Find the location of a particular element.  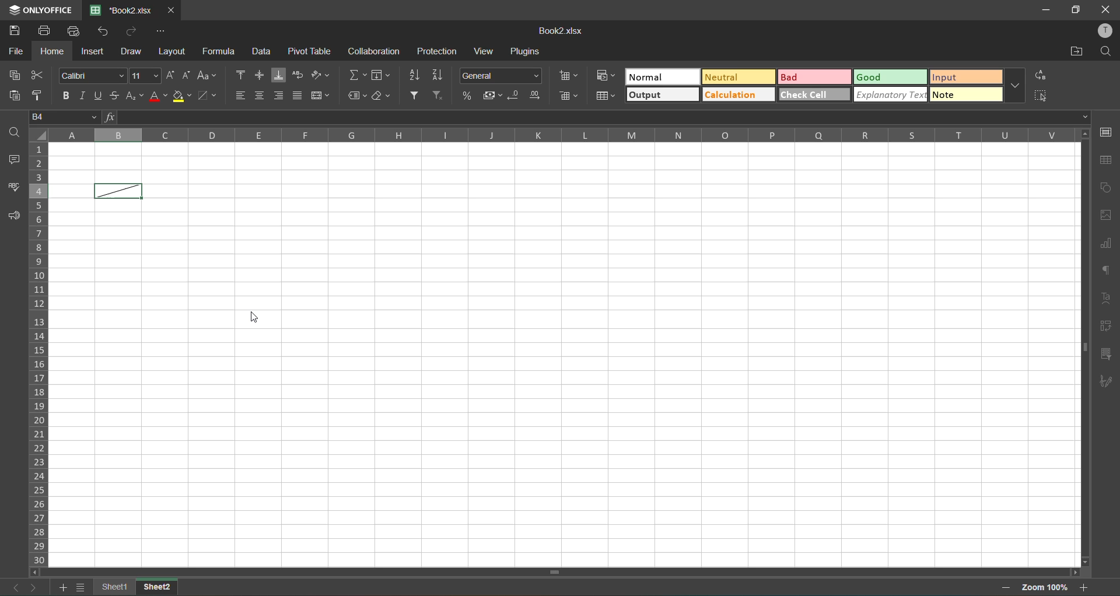

italic is located at coordinates (83, 96).